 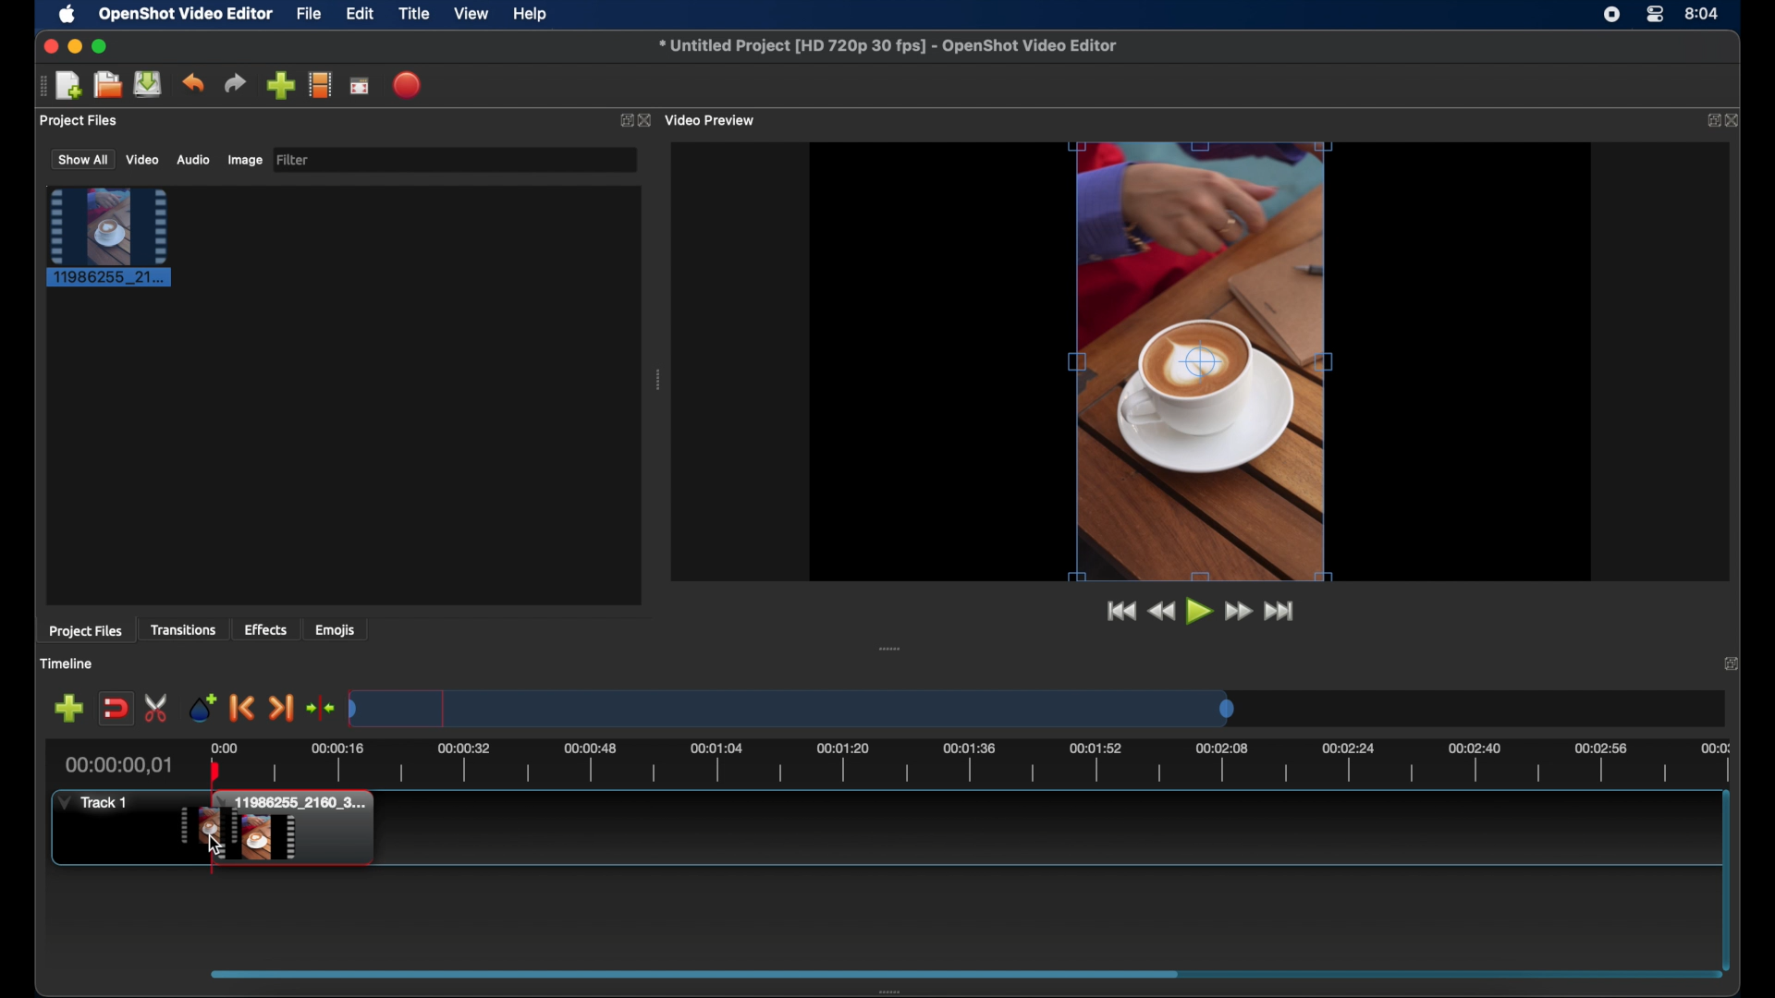 I want to click on project files, so click(x=86, y=632).